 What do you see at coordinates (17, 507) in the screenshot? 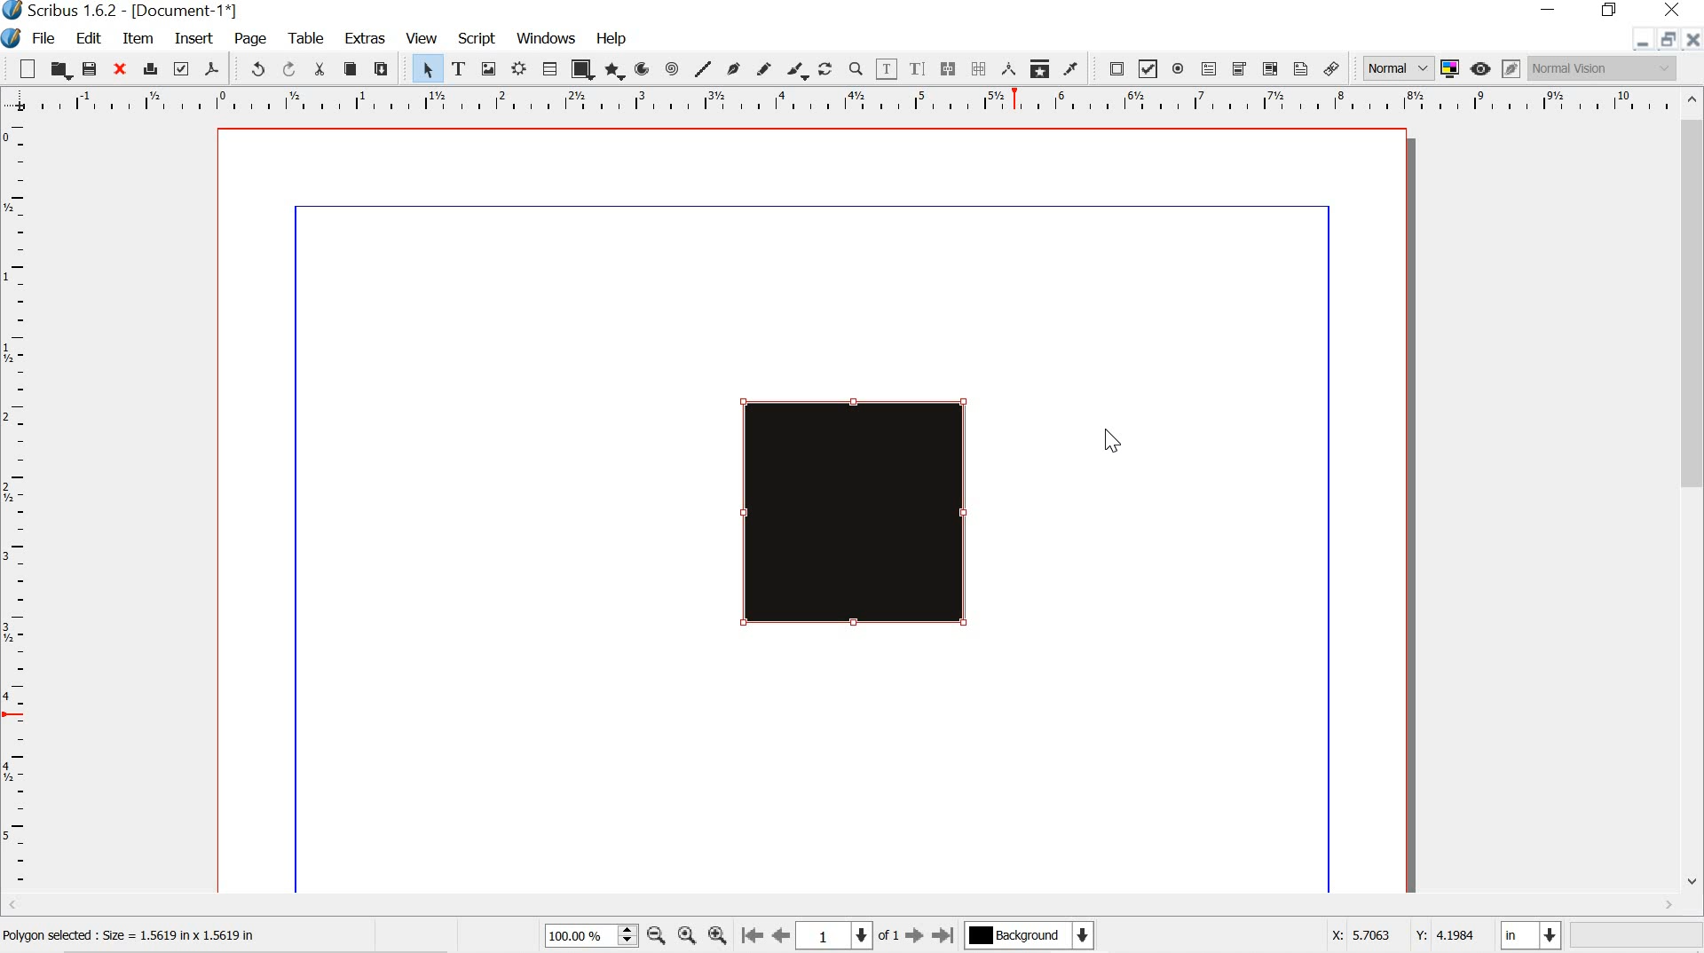
I see `ruler` at bounding box center [17, 507].